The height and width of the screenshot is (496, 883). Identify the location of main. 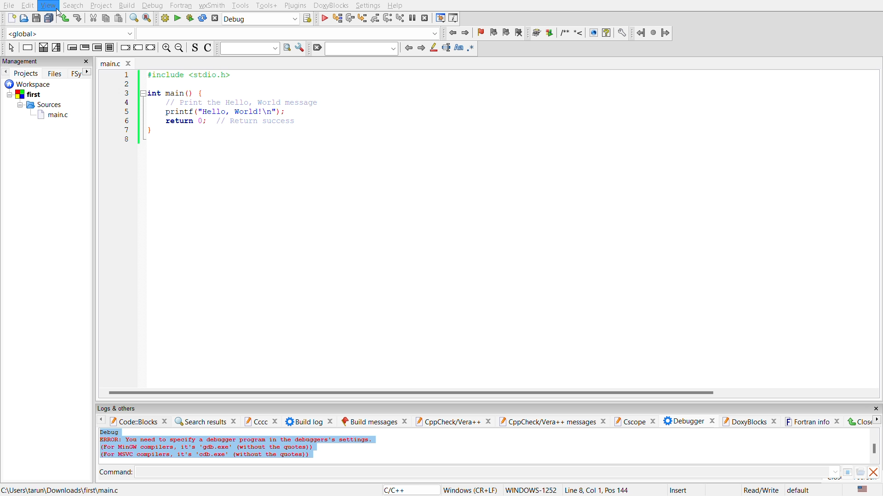
(55, 118).